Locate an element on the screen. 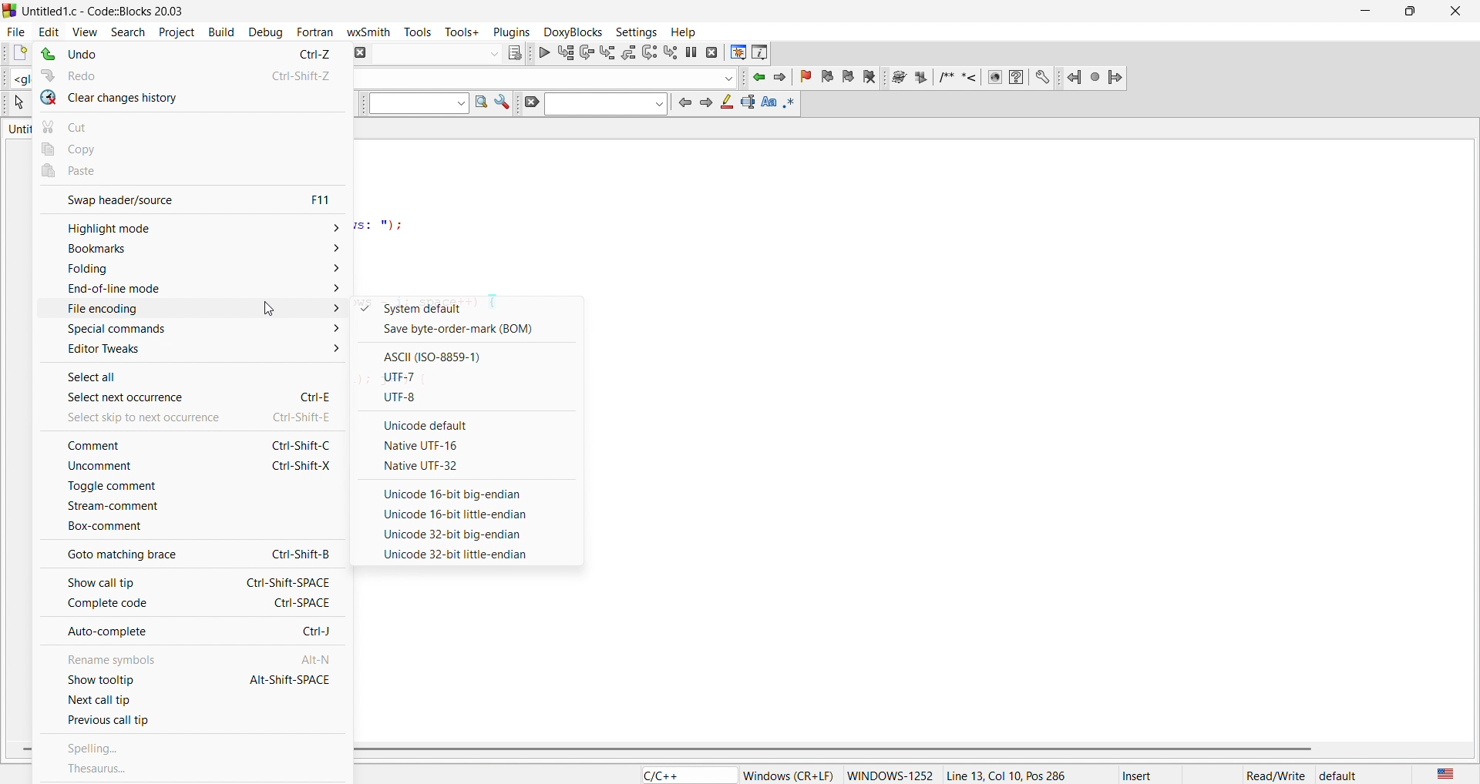  jump back is located at coordinates (1074, 78).